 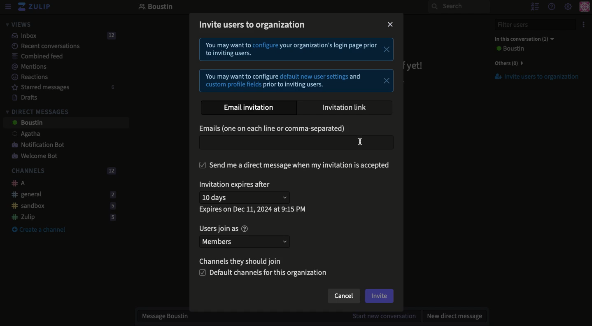 What do you see at coordinates (363, 142) in the screenshot?
I see `cursor` at bounding box center [363, 142].